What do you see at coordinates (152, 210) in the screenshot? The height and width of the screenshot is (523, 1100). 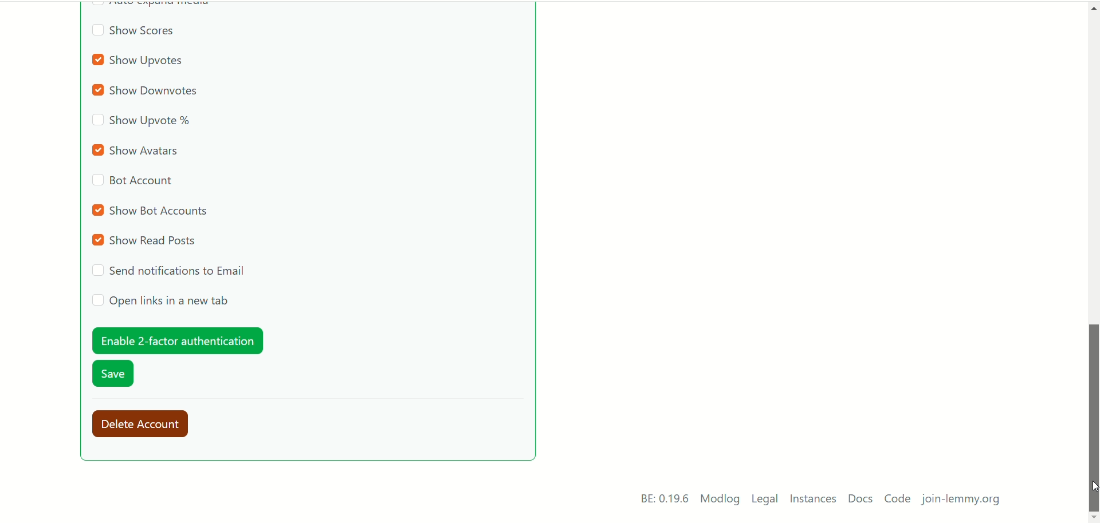 I see `show bot accounts` at bounding box center [152, 210].